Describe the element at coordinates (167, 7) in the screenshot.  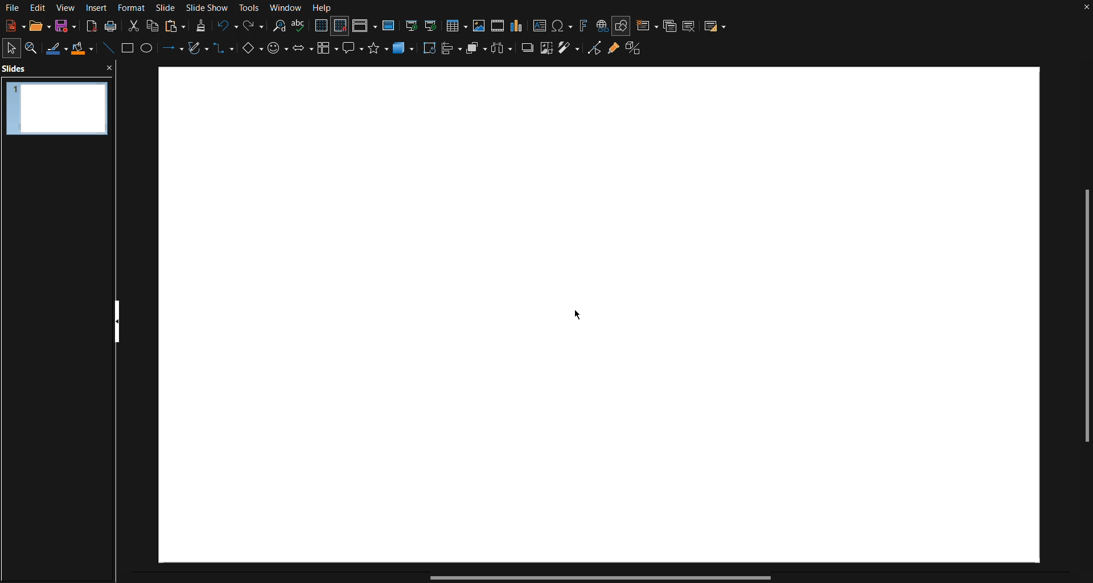
I see `Slide` at that location.